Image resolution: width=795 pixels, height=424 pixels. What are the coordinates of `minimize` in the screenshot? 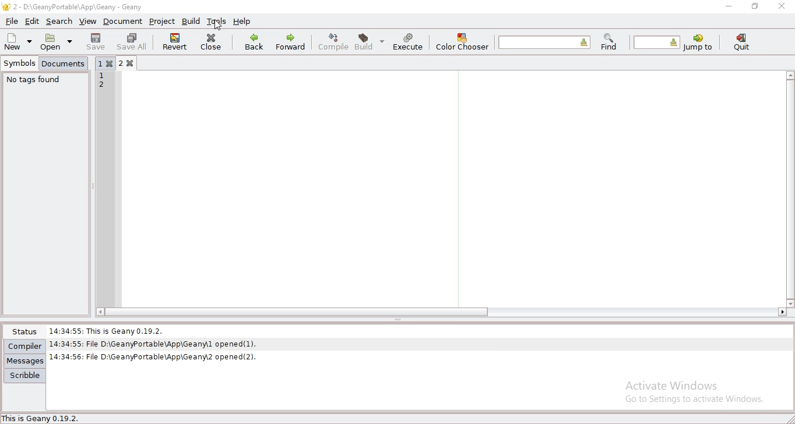 It's located at (729, 6).